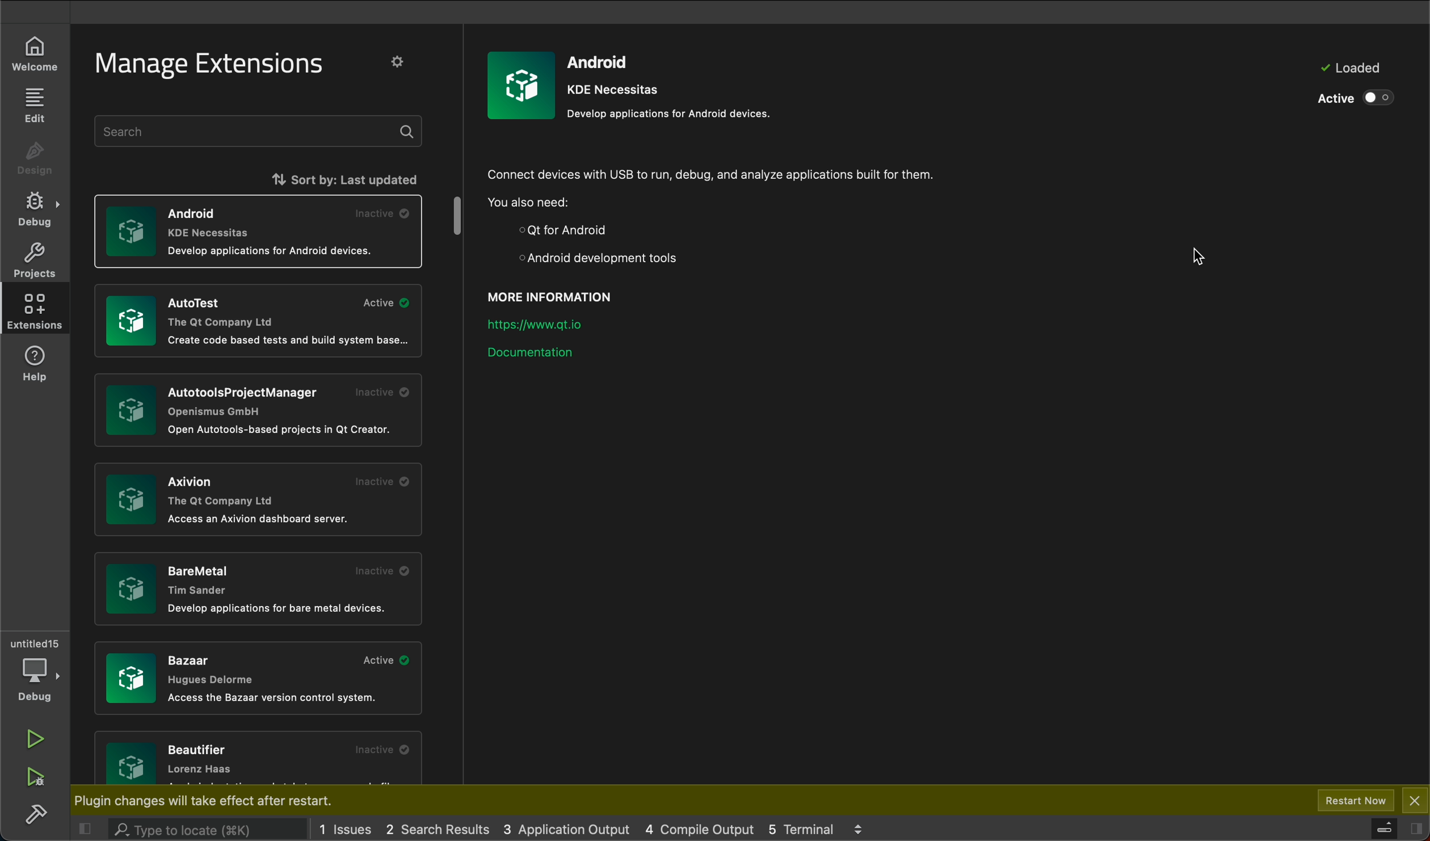  I want to click on loaded, so click(1348, 68).